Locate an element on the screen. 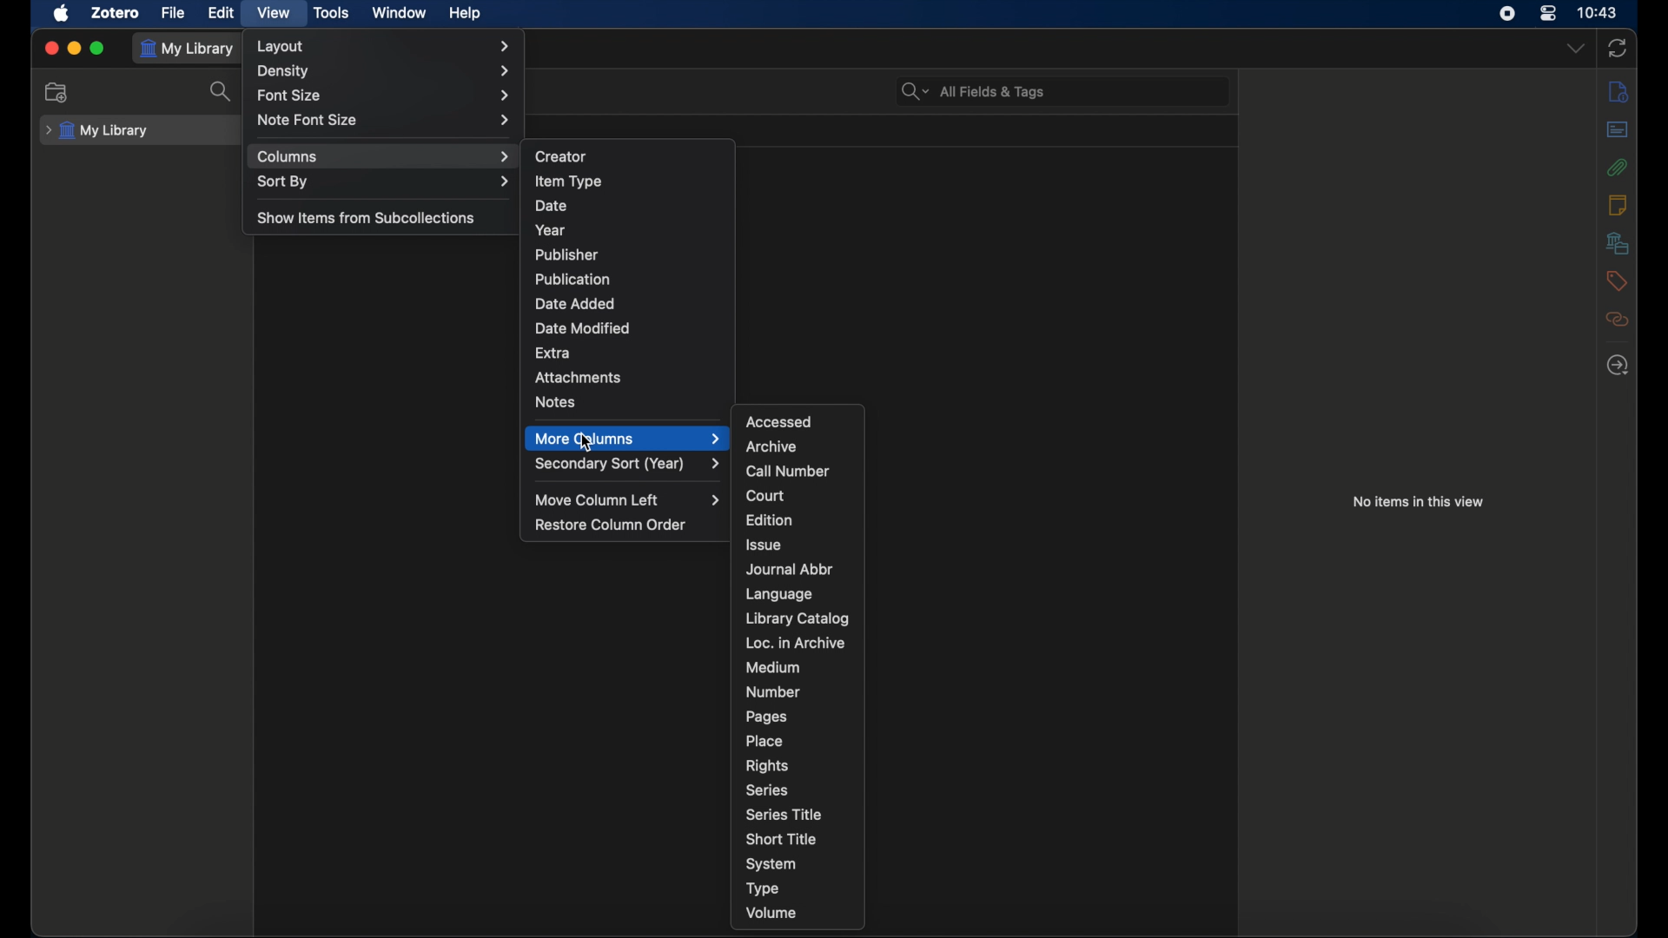  court is located at coordinates (766, 495).